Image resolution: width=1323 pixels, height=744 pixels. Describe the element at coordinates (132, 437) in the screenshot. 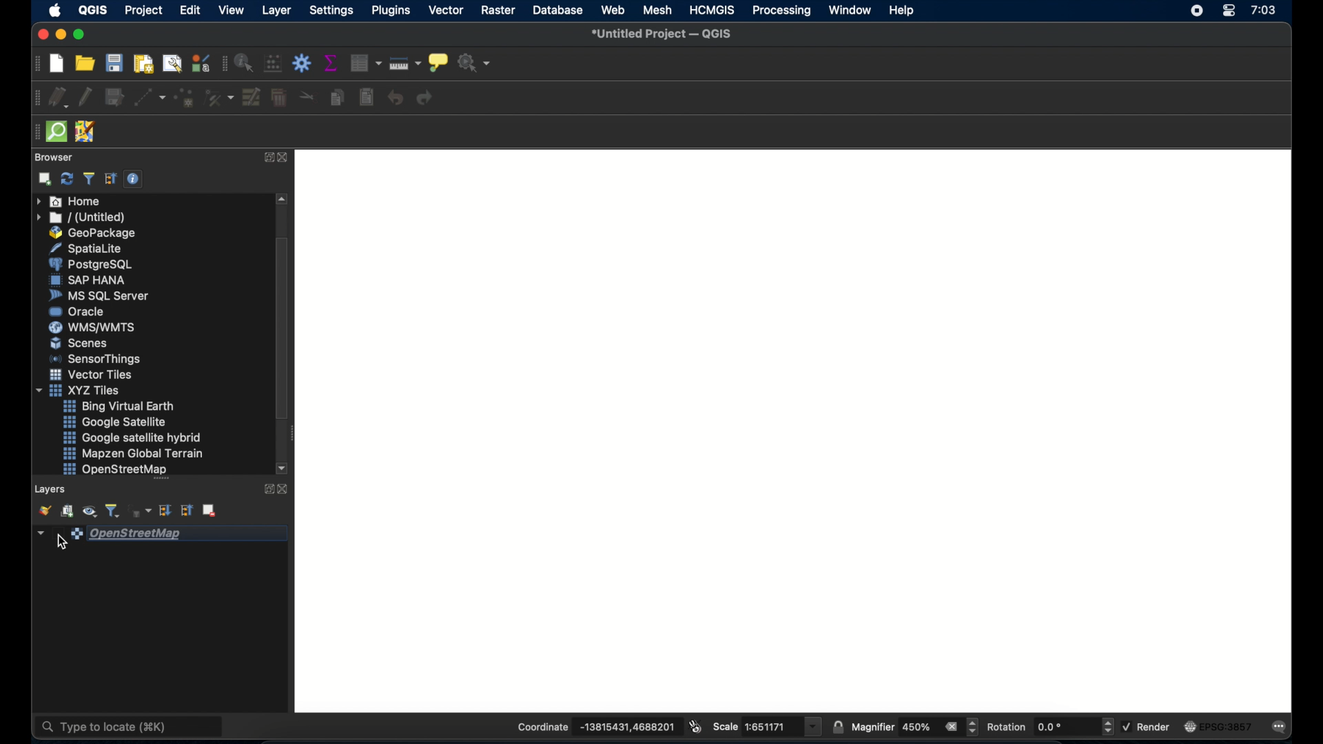

I see `google satellite hybrid` at that location.